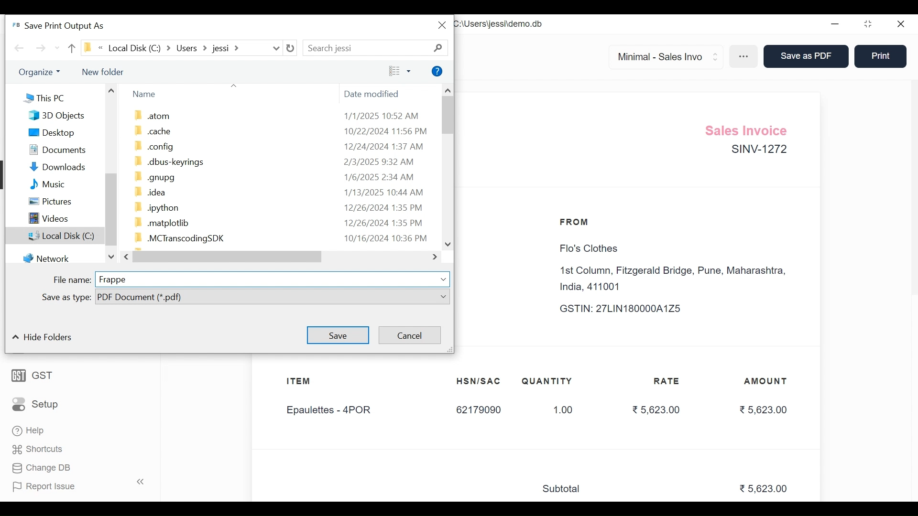 The height and width of the screenshot is (516, 918). I want to click on Sales Invoice, so click(749, 129).